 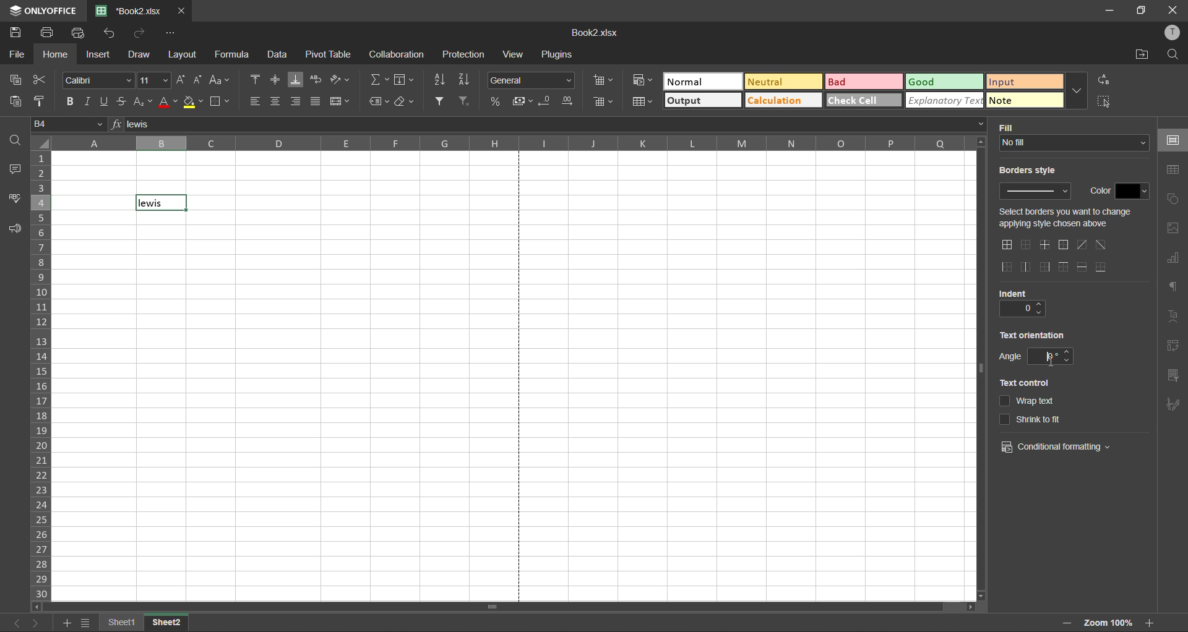 What do you see at coordinates (140, 55) in the screenshot?
I see `draw` at bounding box center [140, 55].